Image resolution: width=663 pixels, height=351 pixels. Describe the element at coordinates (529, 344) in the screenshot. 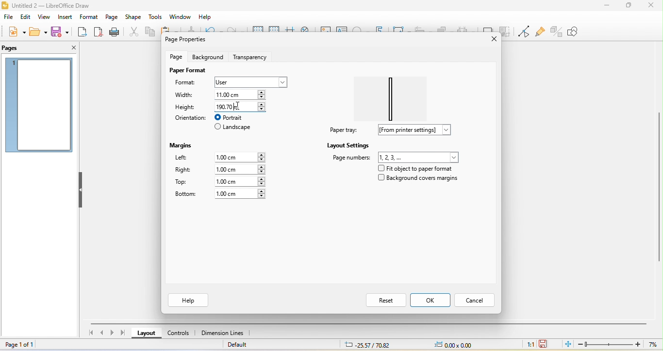

I see `1:1` at that location.